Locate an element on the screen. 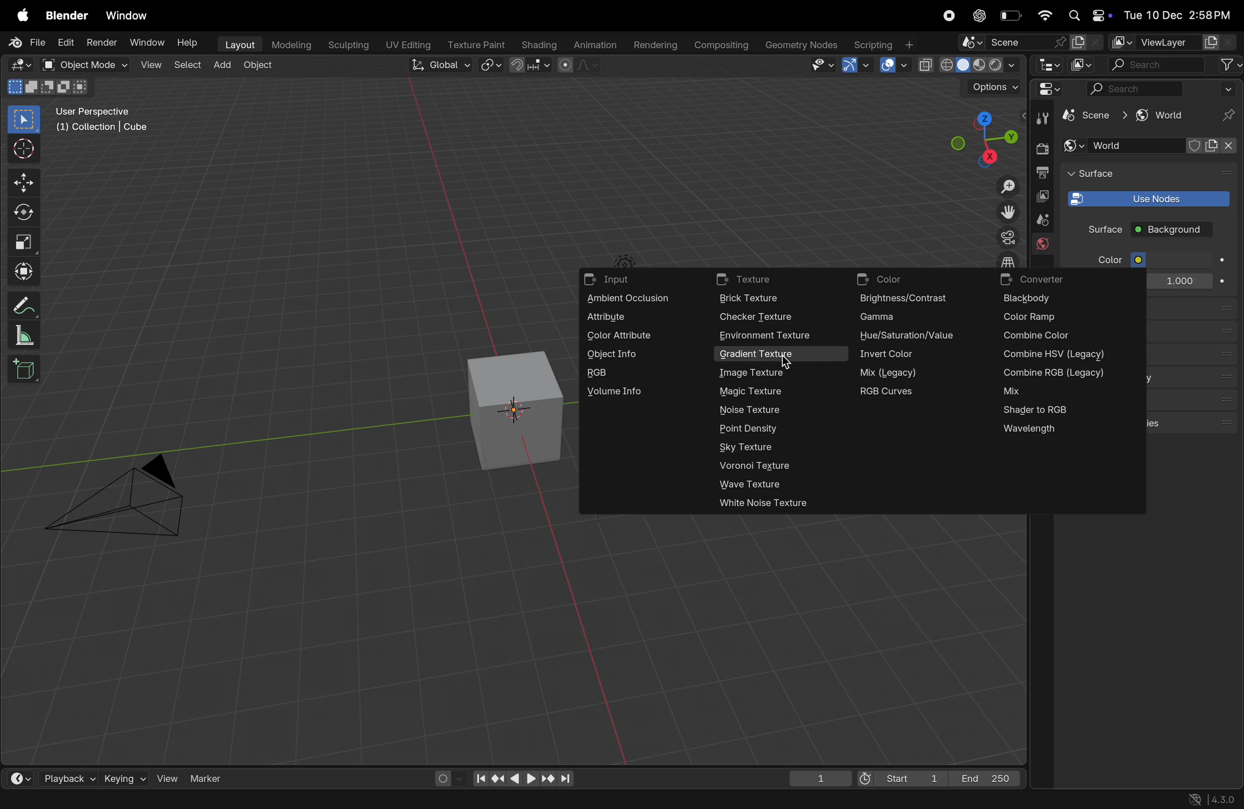 The width and height of the screenshot is (1244, 809). copy is located at coordinates (1042, 197).